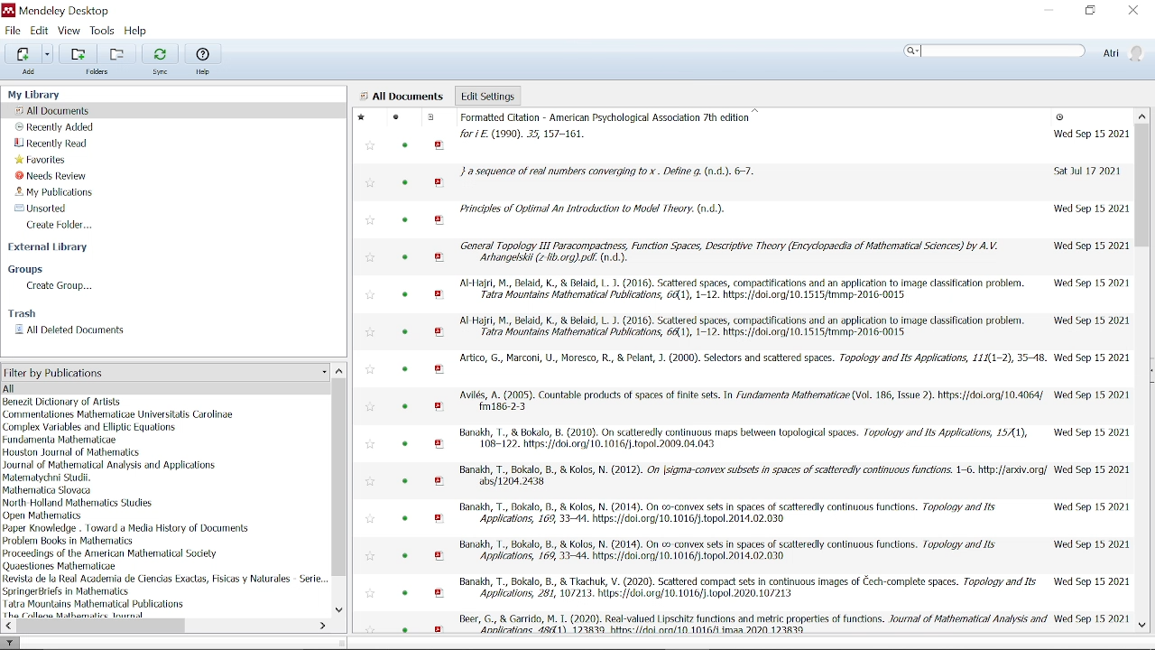 The image size is (1155, 650). Describe the element at coordinates (753, 476) in the screenshot. I see `citation` at that location.